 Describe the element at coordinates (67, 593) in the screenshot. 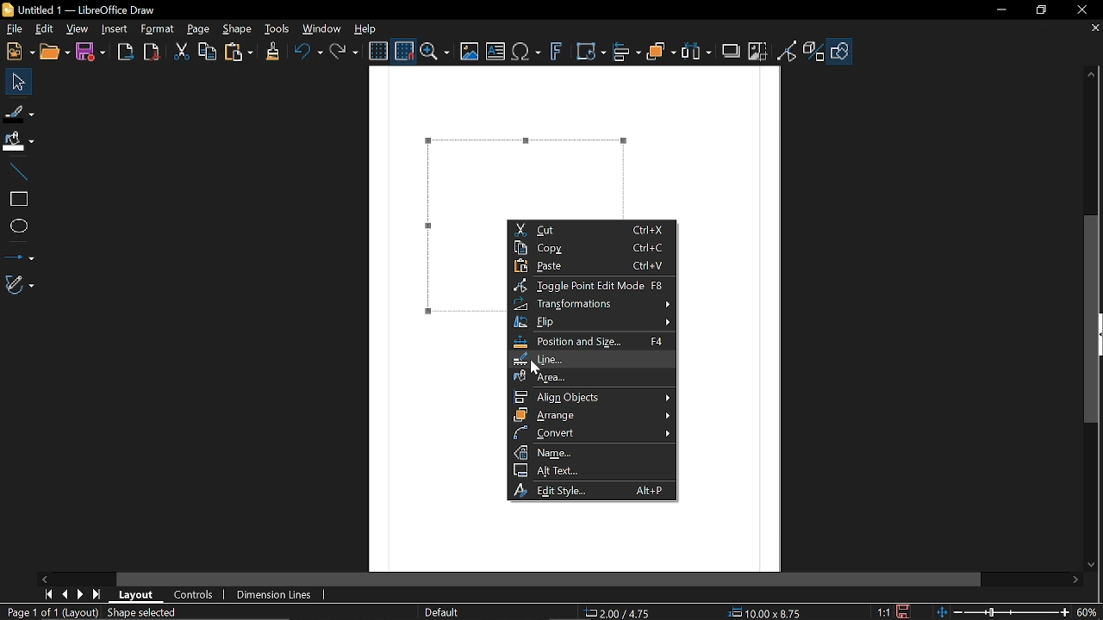

I see `Previous page` at that location.